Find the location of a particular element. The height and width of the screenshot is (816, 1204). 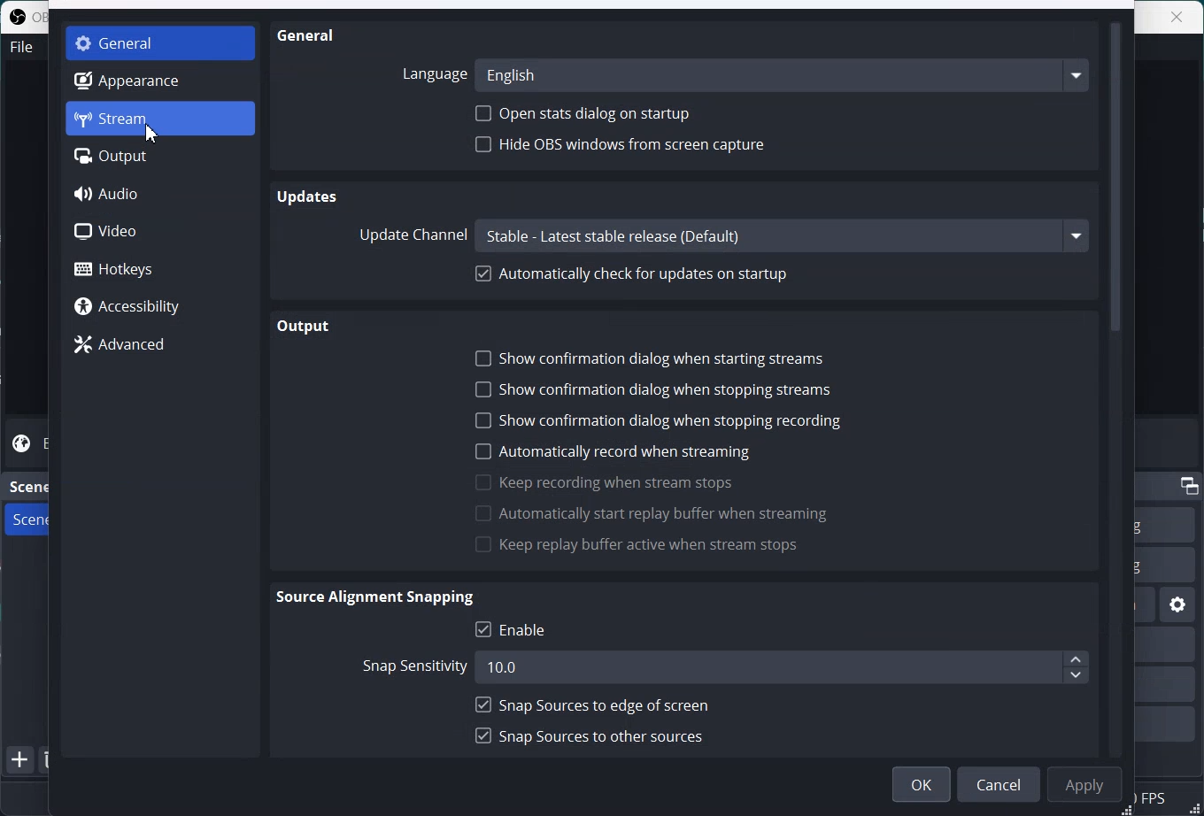

Vertical scroll bar is located at coordinates (1121, 384).